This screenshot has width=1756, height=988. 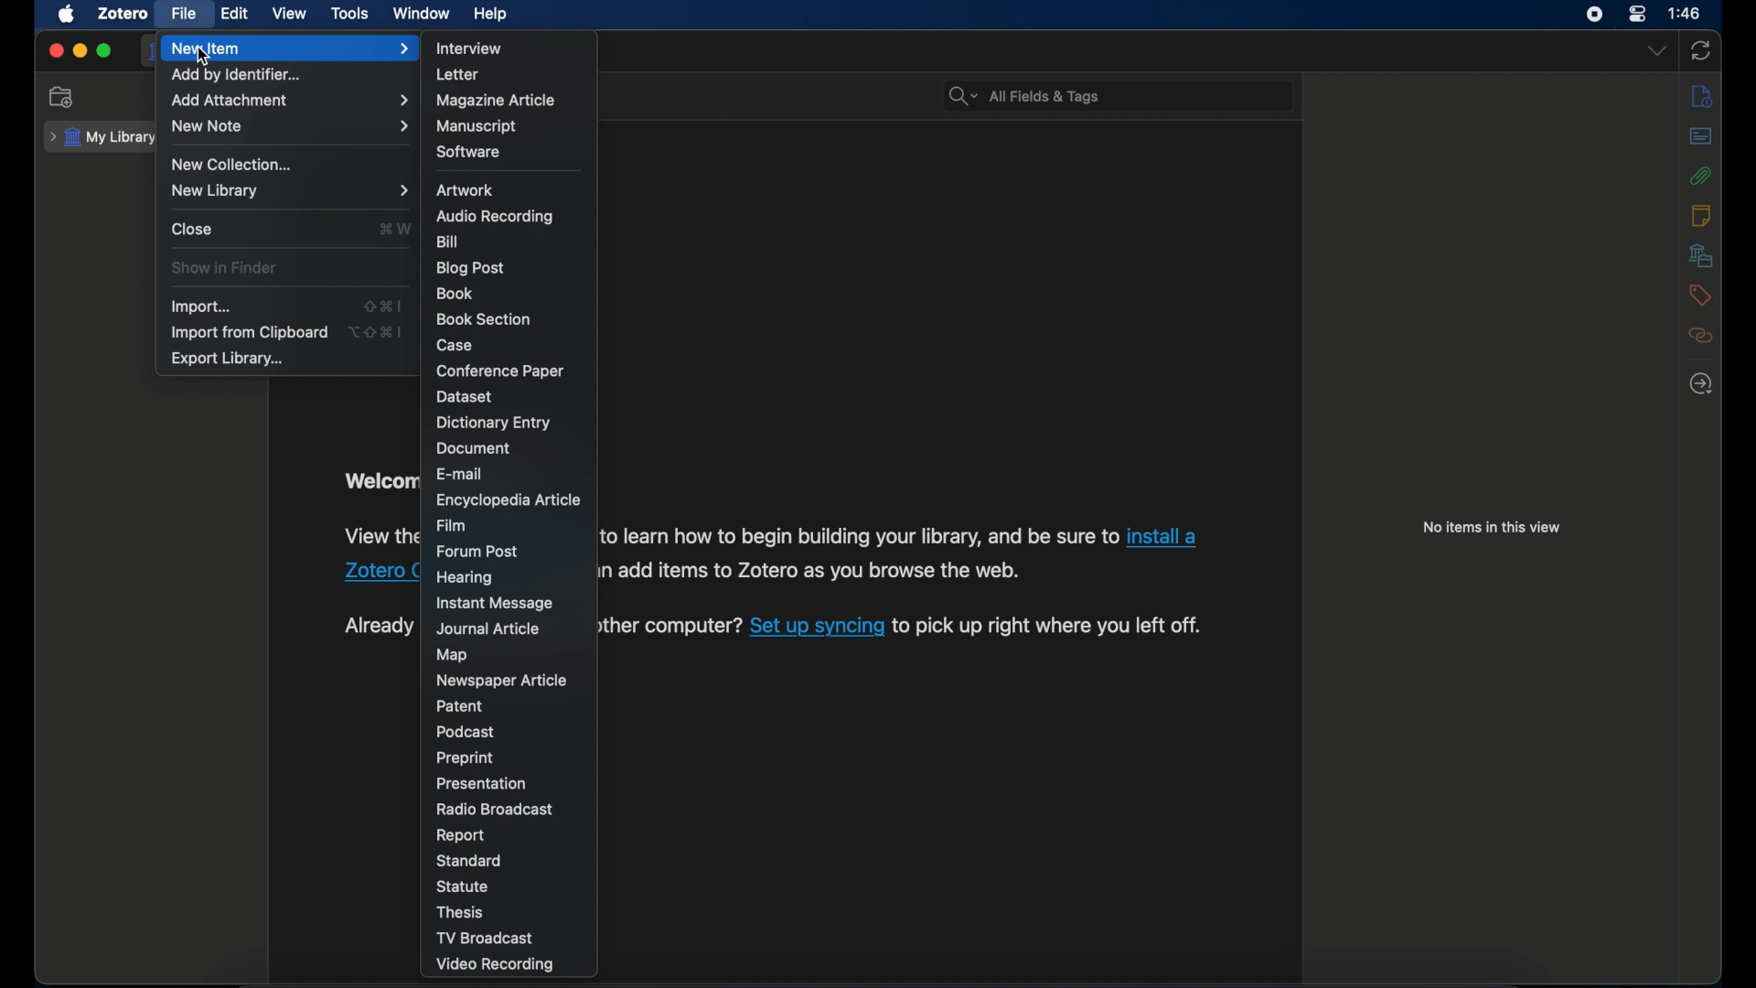 What do you see at coordinates (483, 320) in the screenshot?
I see `book section` at bounding box center [483, 320].